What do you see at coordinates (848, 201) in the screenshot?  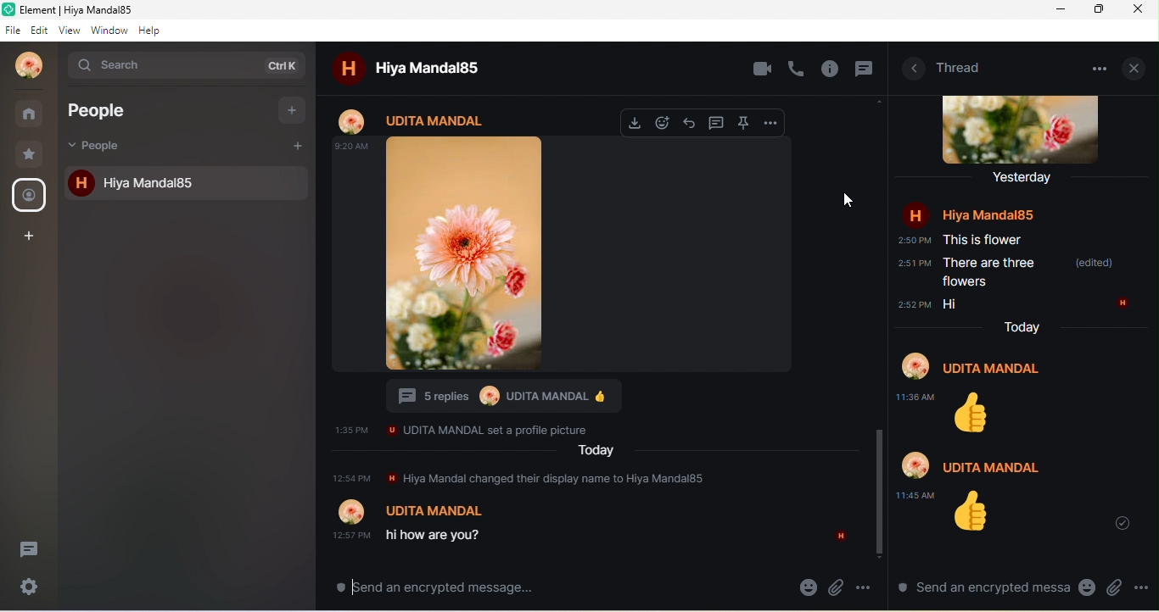 I see `cursor` at bounding box center [848, 201].